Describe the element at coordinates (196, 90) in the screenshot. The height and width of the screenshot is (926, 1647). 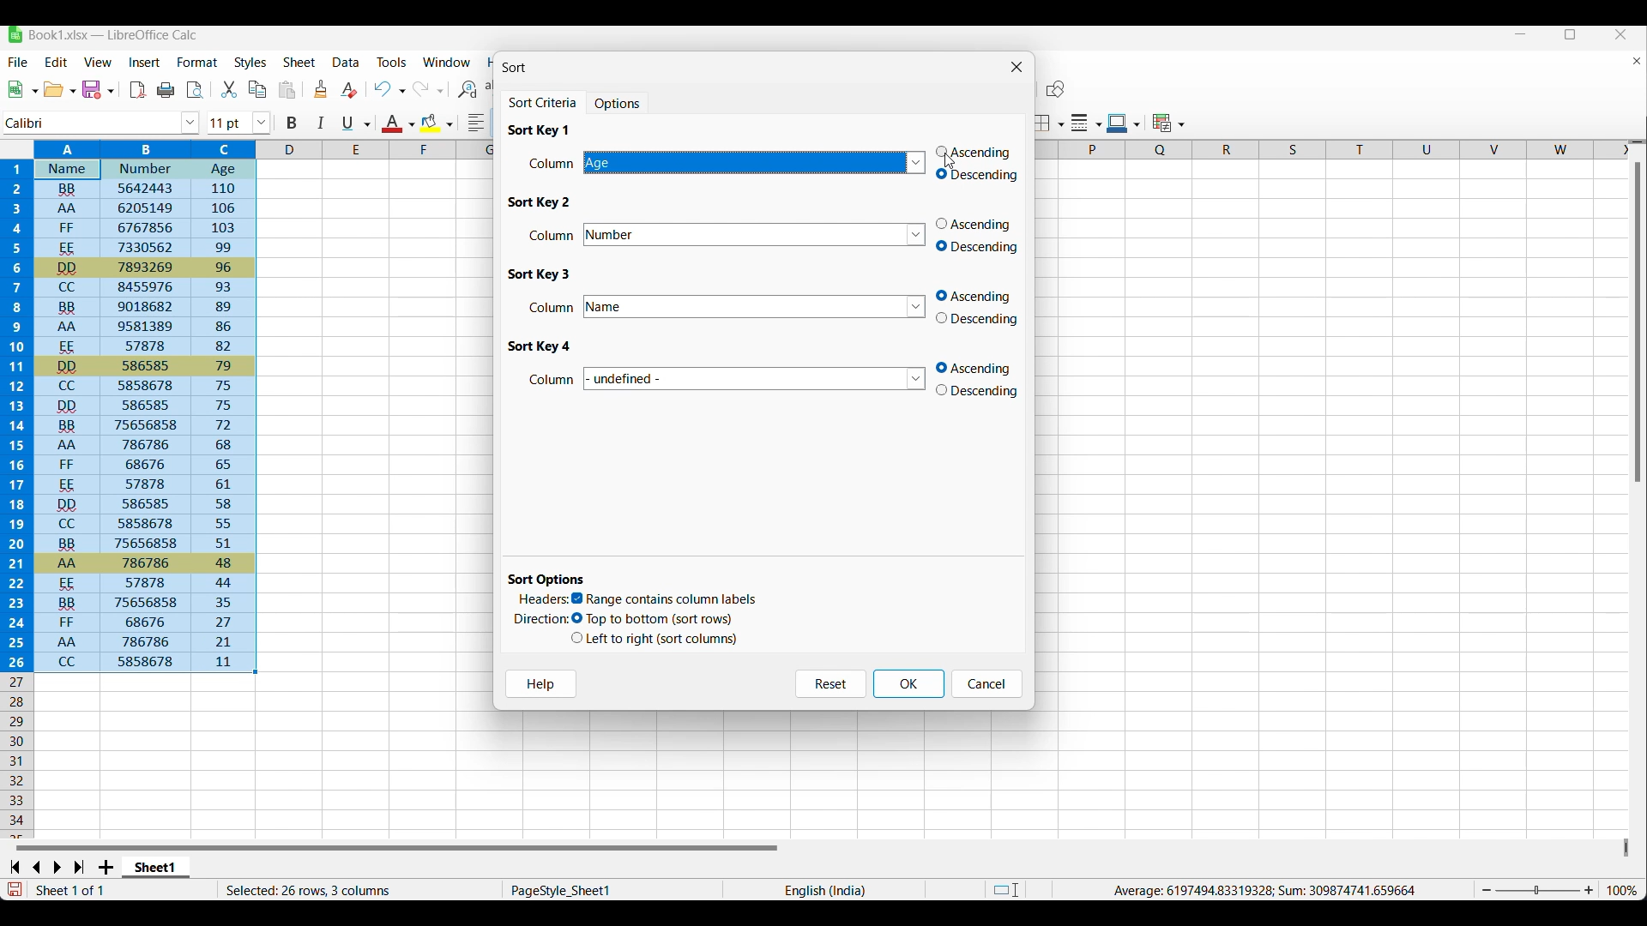
I see `Toggle print preview` at that location.